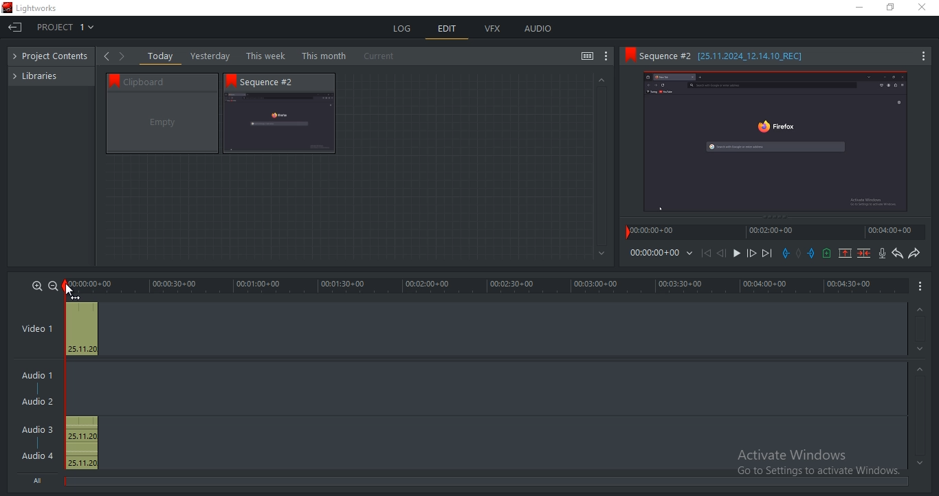 This screenshot has width=939, height=496. I want to click on Nudge one frame back, so click(724, 255).